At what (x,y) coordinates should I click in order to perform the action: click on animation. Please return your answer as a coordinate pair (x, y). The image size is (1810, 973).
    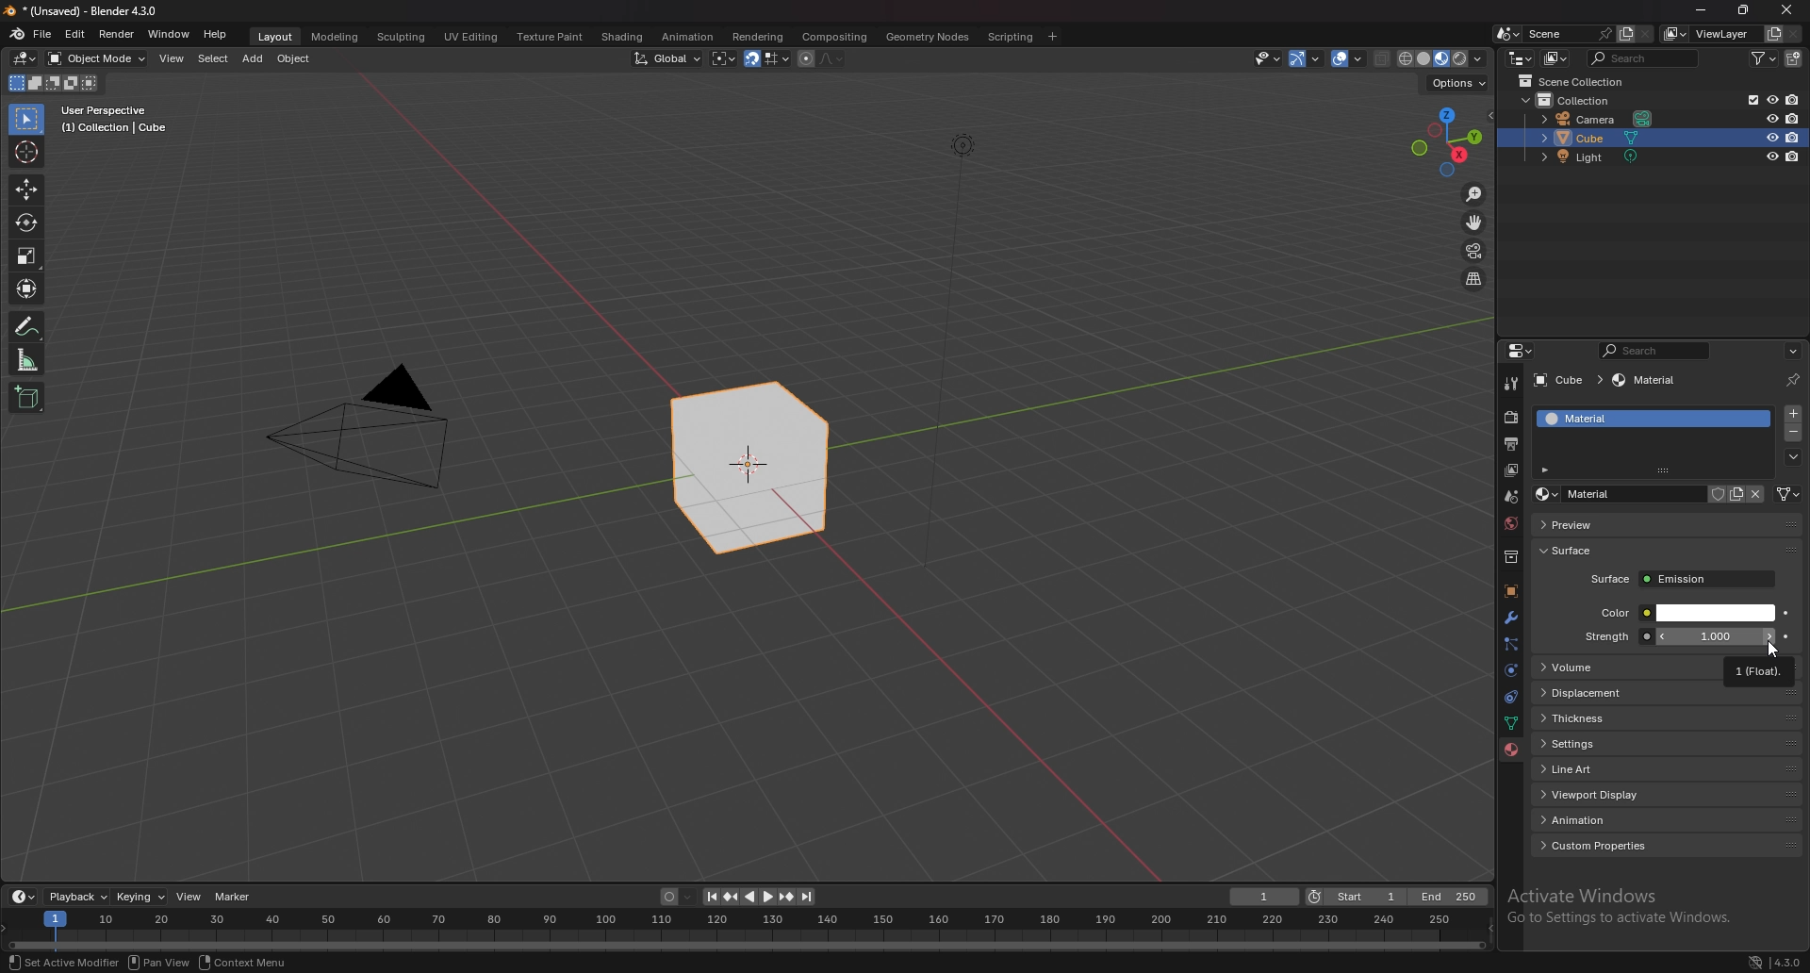
    Looking at the image, I should click on (686, 37).